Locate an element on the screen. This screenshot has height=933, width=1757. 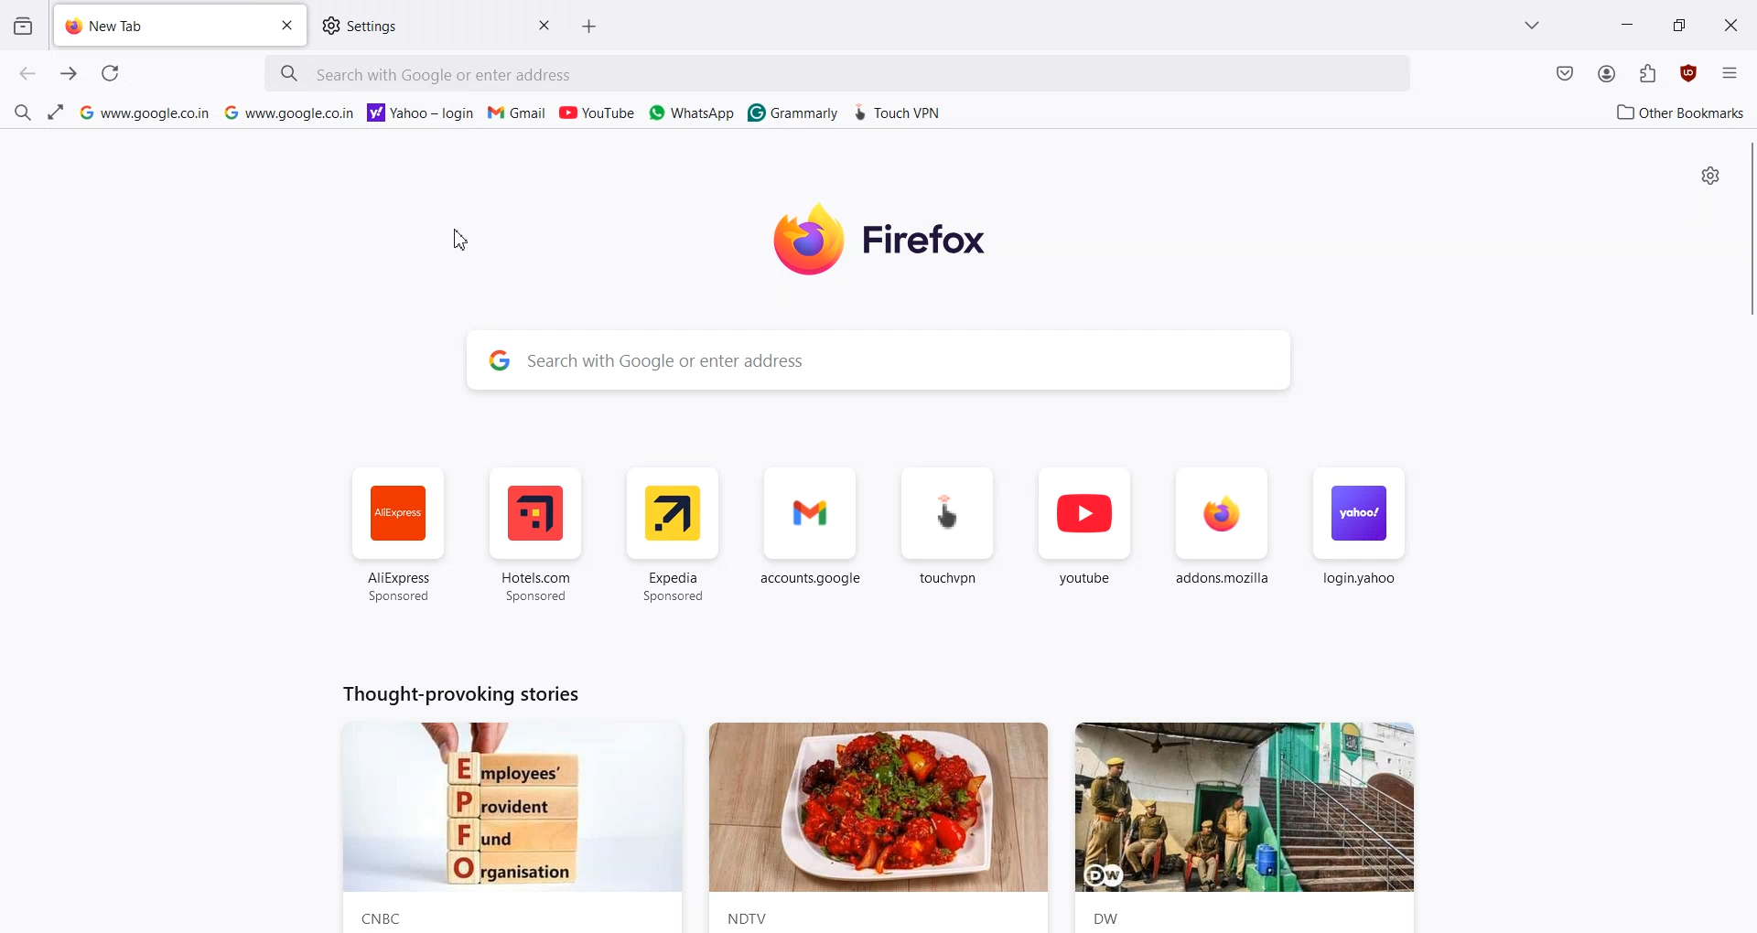
Maximize is located at coordinates (1678, 23).